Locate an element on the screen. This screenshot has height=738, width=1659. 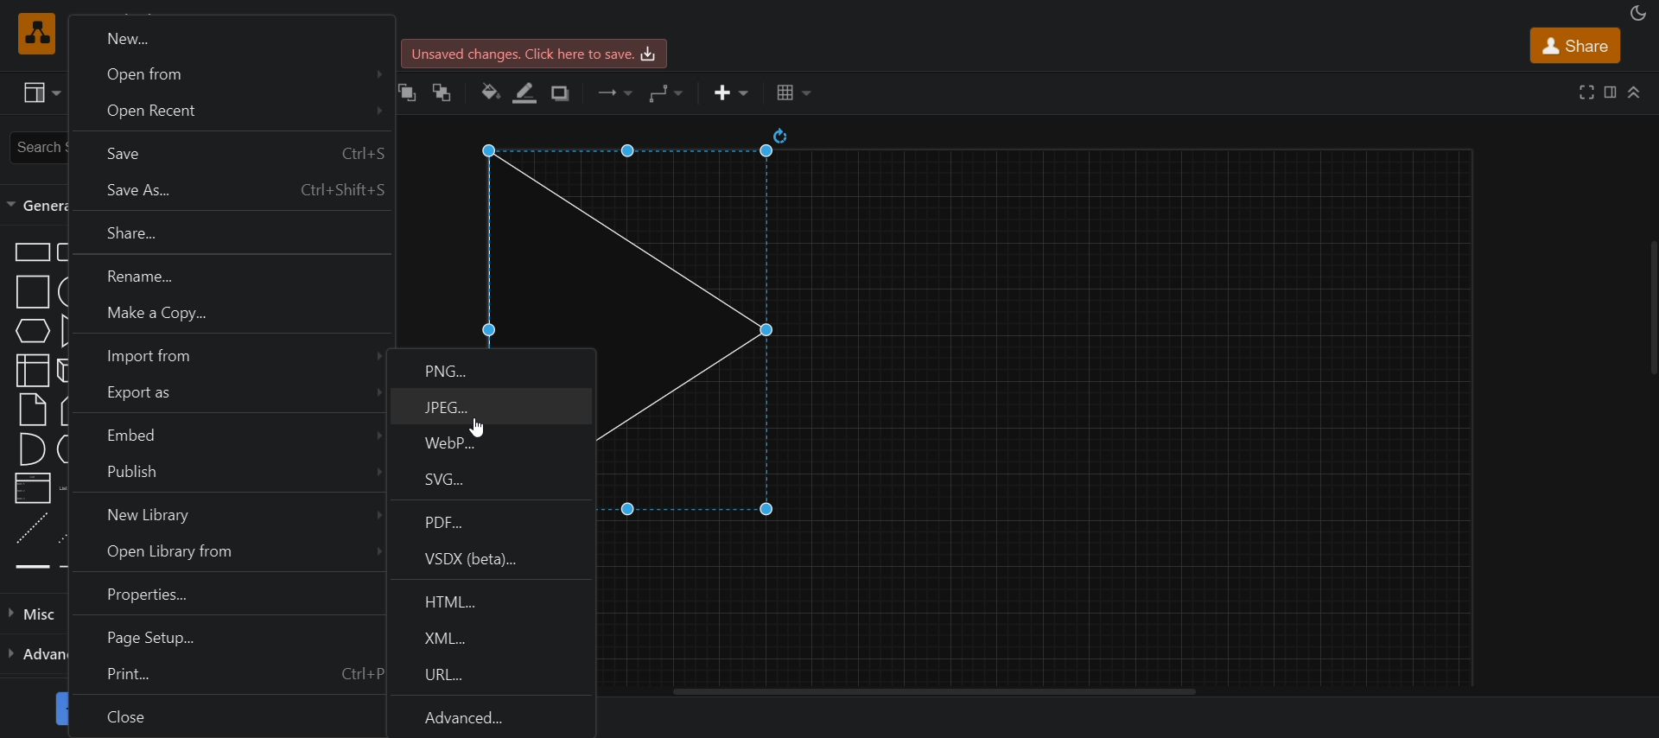
note is located at coordinates (31, 409).